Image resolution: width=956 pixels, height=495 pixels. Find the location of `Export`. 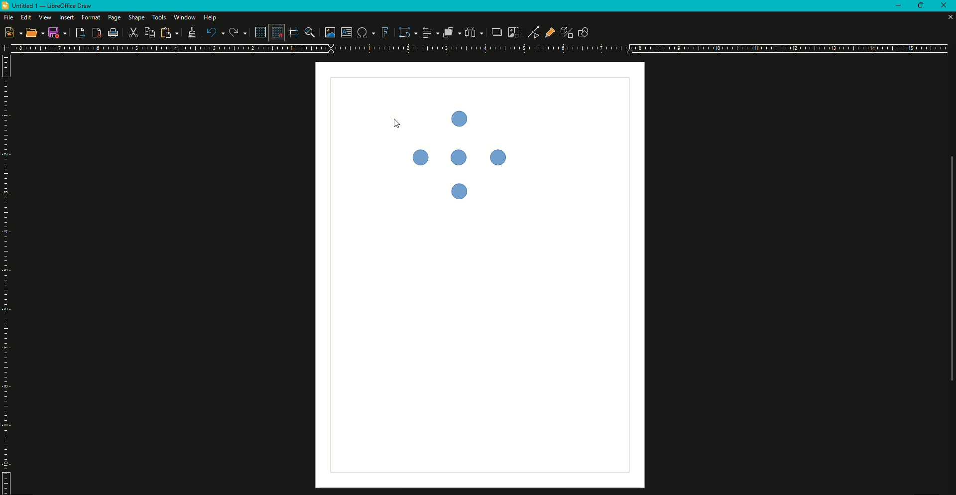

Export is located at coordinates (80, 34).